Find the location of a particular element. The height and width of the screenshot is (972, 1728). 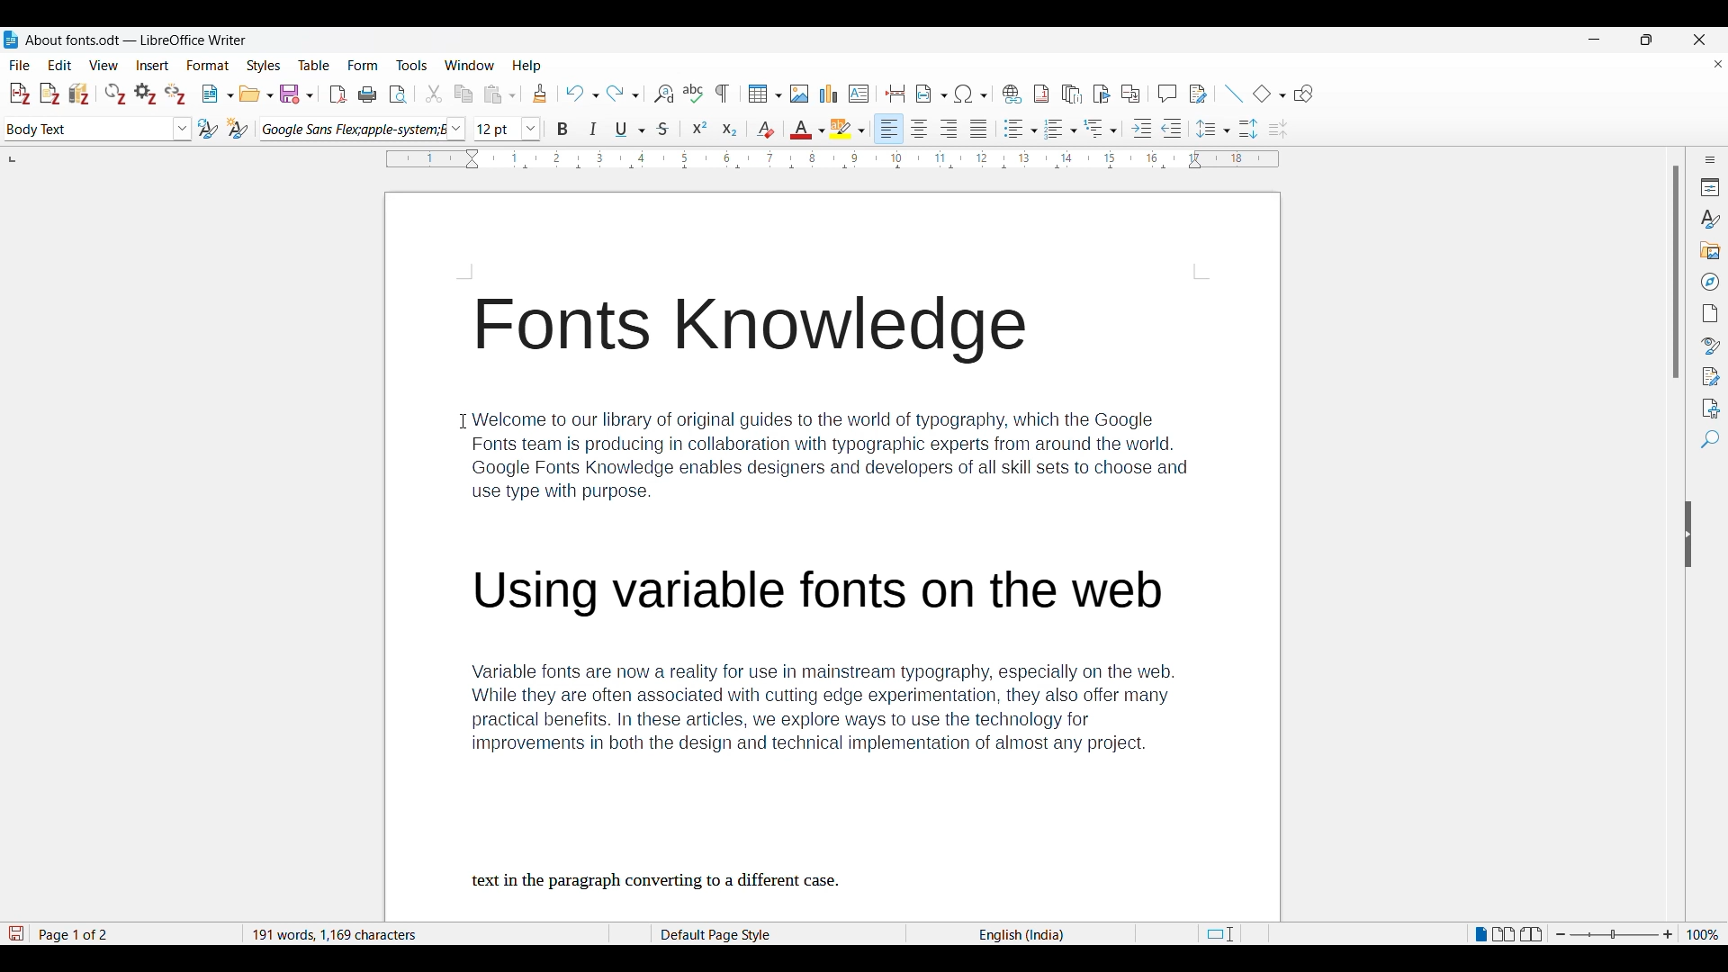

Decrease indent is located at coordinates (1172, 129).